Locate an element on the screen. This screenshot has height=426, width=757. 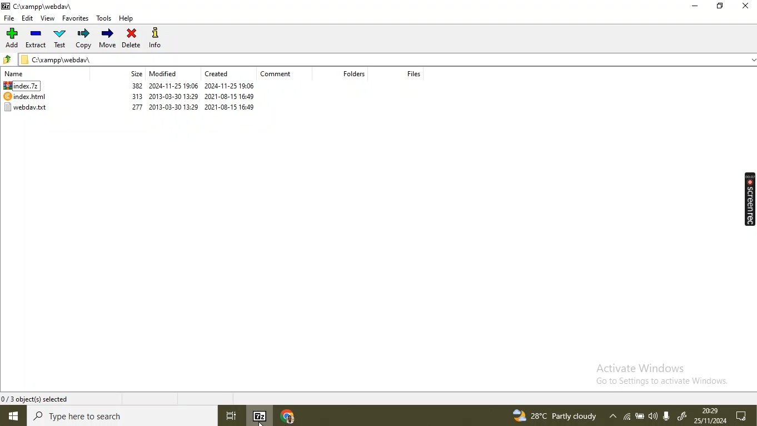
delete is located at coordinates (132, 38).